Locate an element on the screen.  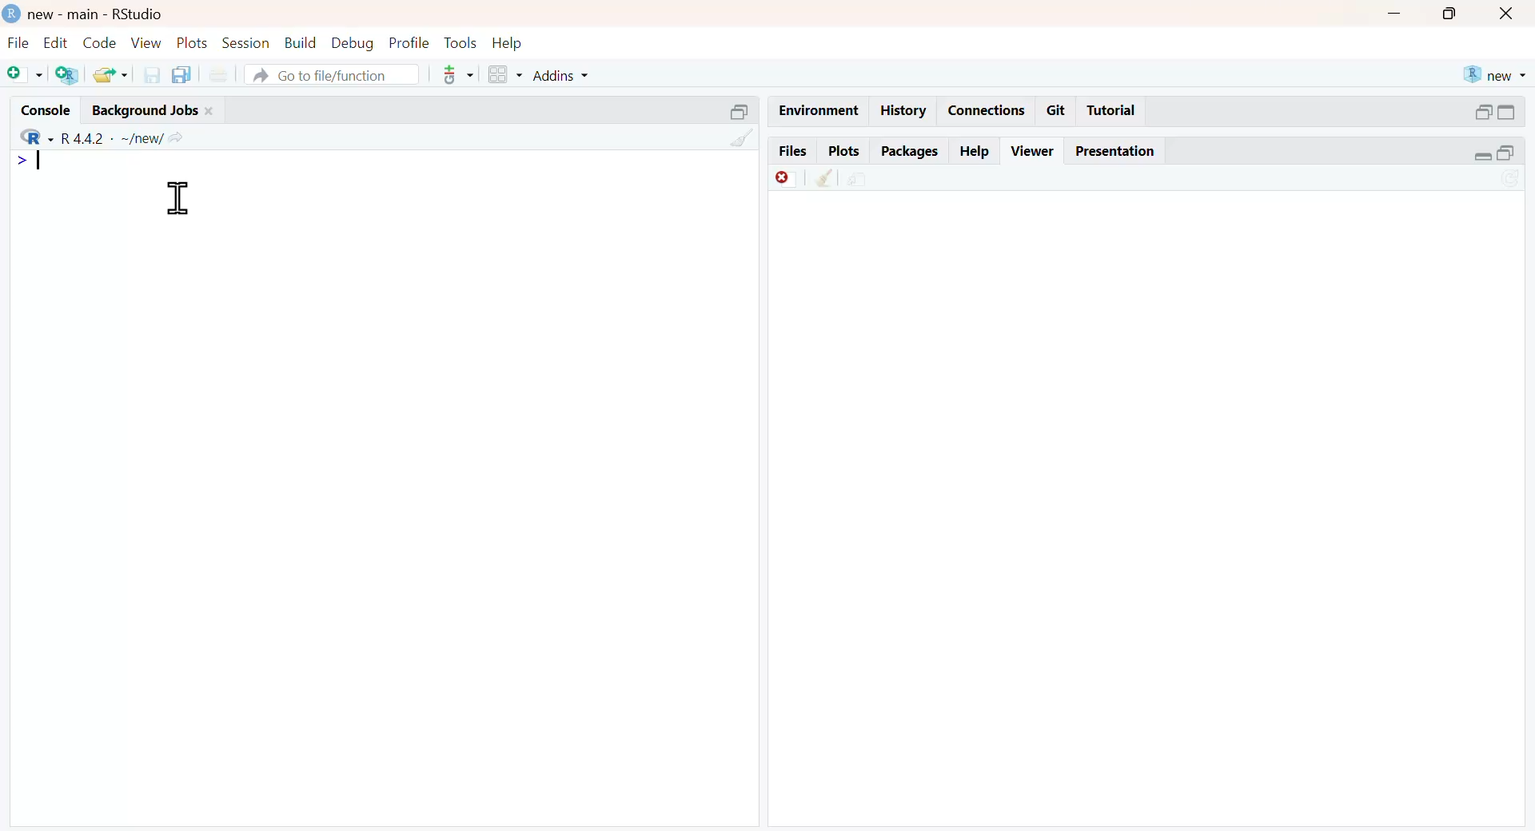
typing indicator is located at coordinates (38, 161).